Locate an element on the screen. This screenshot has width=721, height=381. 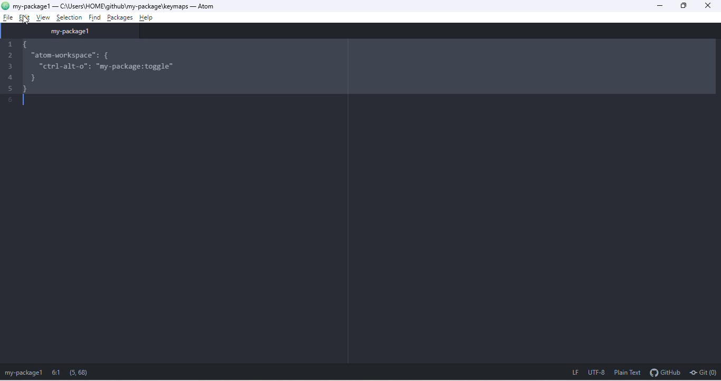
 c:\users\home\github\my package\keymaps-atom is located at coordinates (122, 5).